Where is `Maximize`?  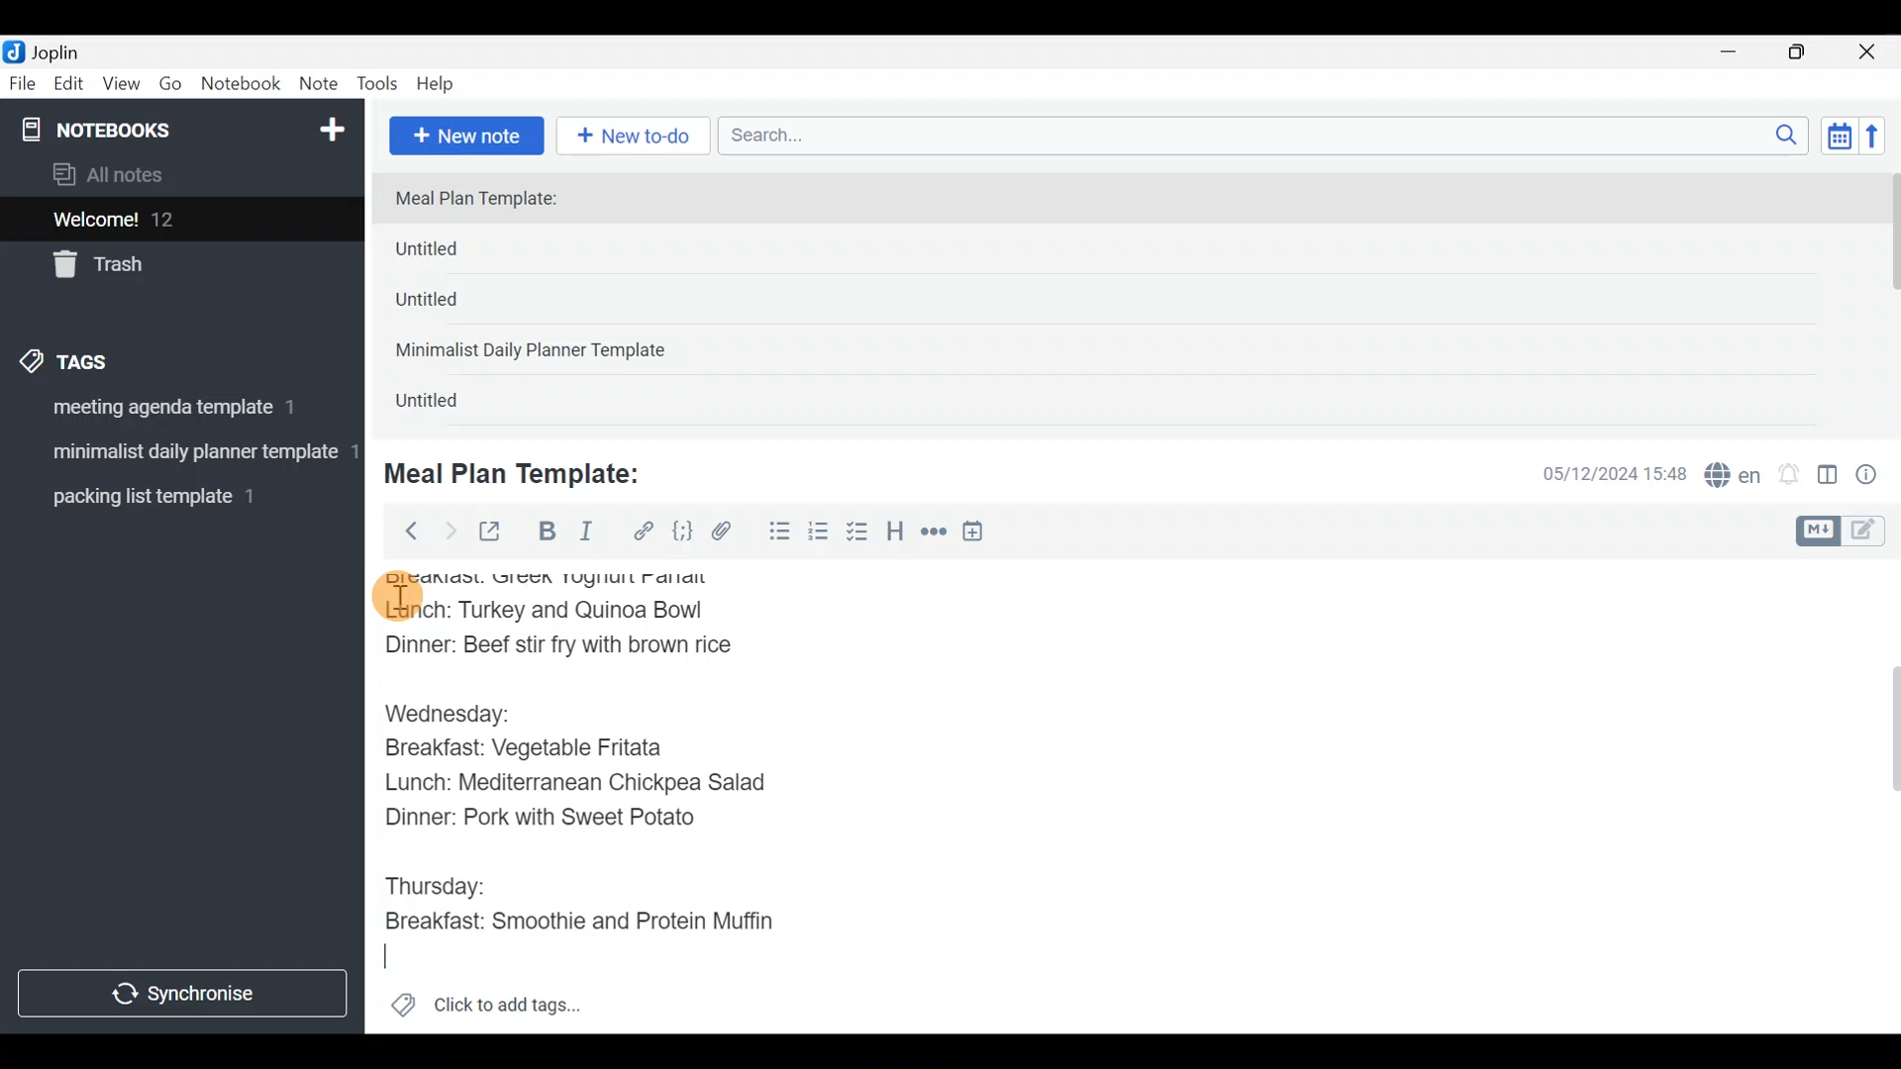 Maximize is located at coordinates (1809, 52).